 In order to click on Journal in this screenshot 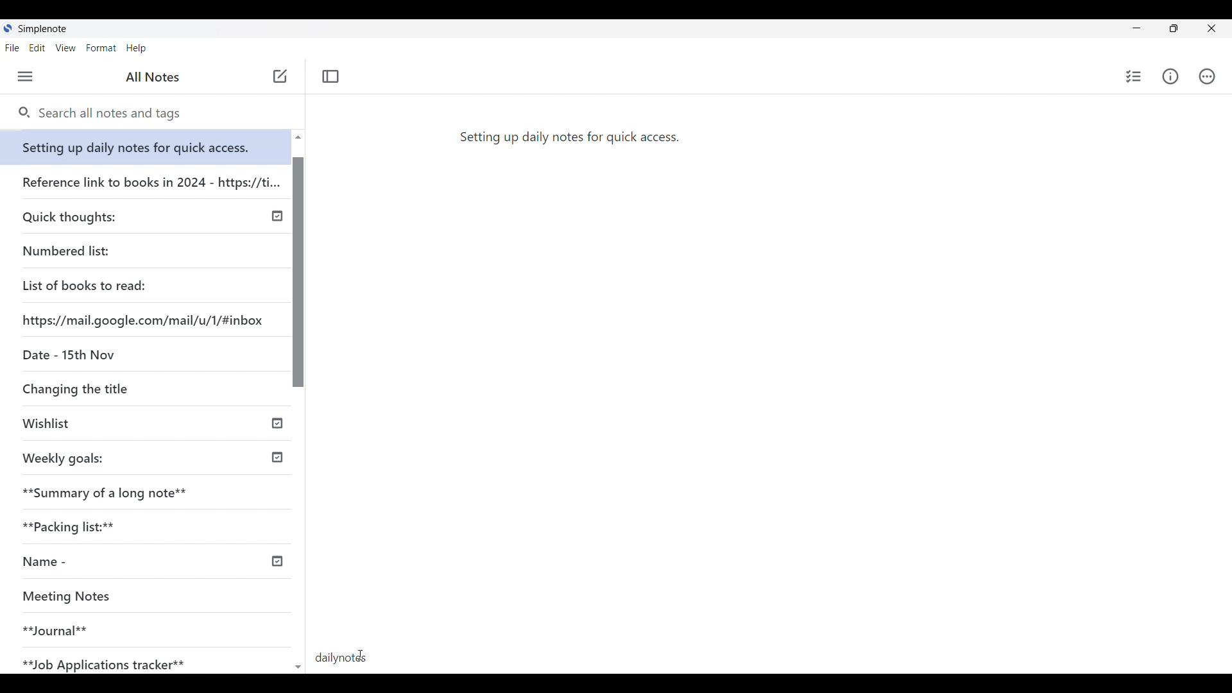, I will do `click(128, 625)`.